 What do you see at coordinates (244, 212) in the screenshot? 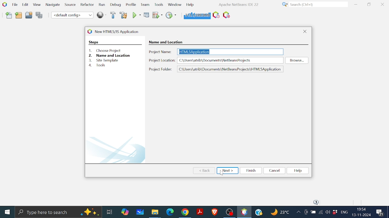
I see `Netbeans` at bounding box center [244, 212].